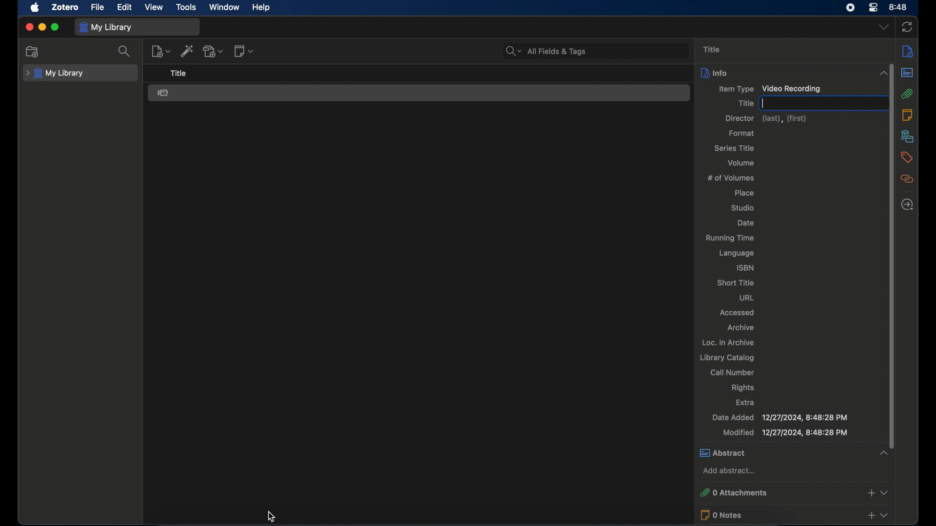 This screenshot has width=936, height=526. What do you see at coordinates (907, 72) in the screenshot?
I see `abstract` at bounding box center [907, 72].